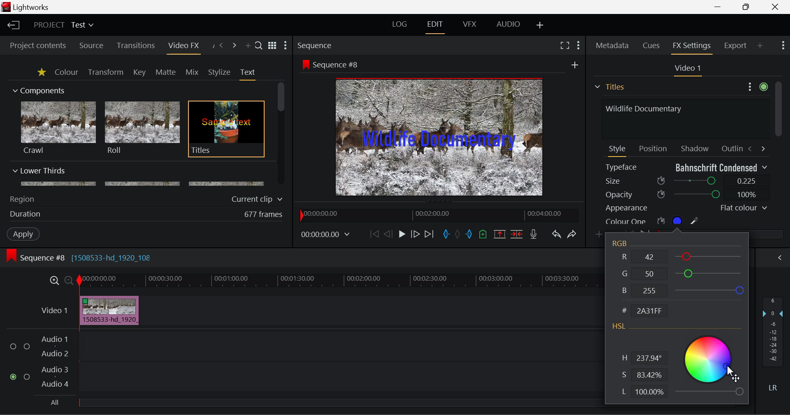 This screenshot has width=790, height=415. I want to click on Mark In, so click(446, 235).